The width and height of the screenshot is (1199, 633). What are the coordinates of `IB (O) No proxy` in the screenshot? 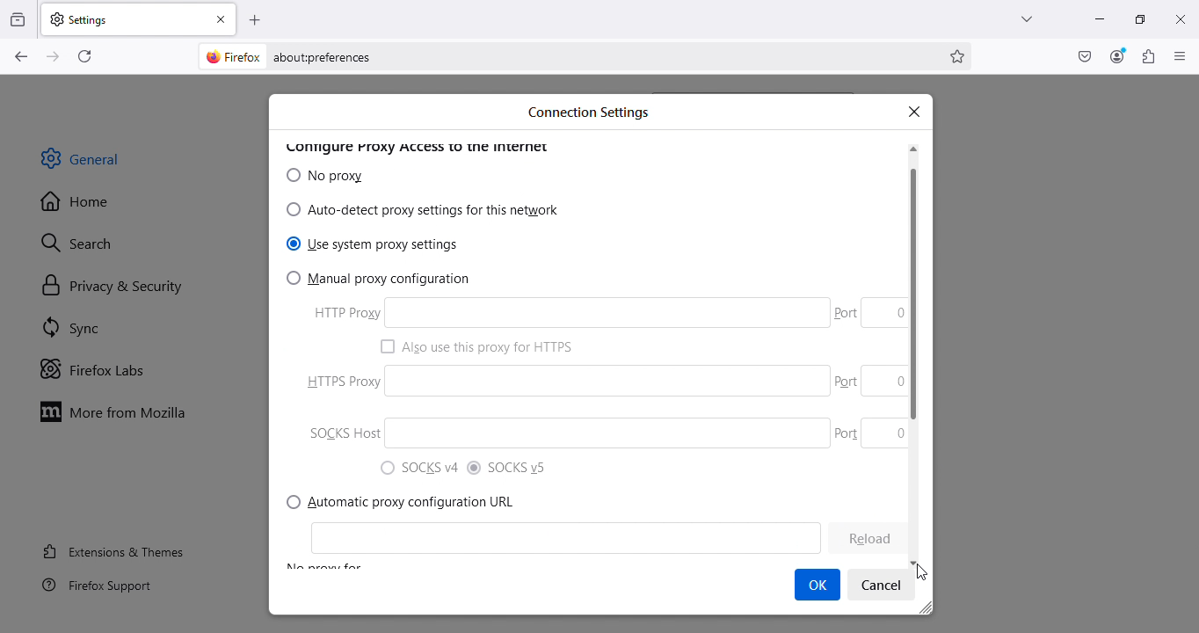 It's located at (341, 173).